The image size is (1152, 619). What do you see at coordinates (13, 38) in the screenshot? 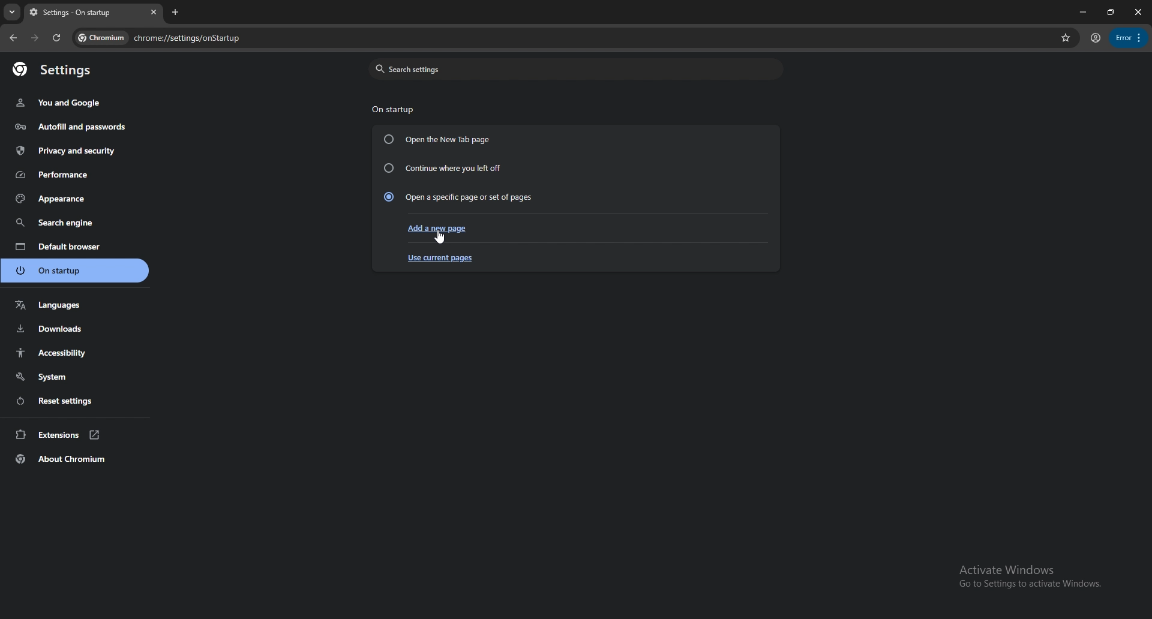
I see `back` at bounding box center [13, 38].